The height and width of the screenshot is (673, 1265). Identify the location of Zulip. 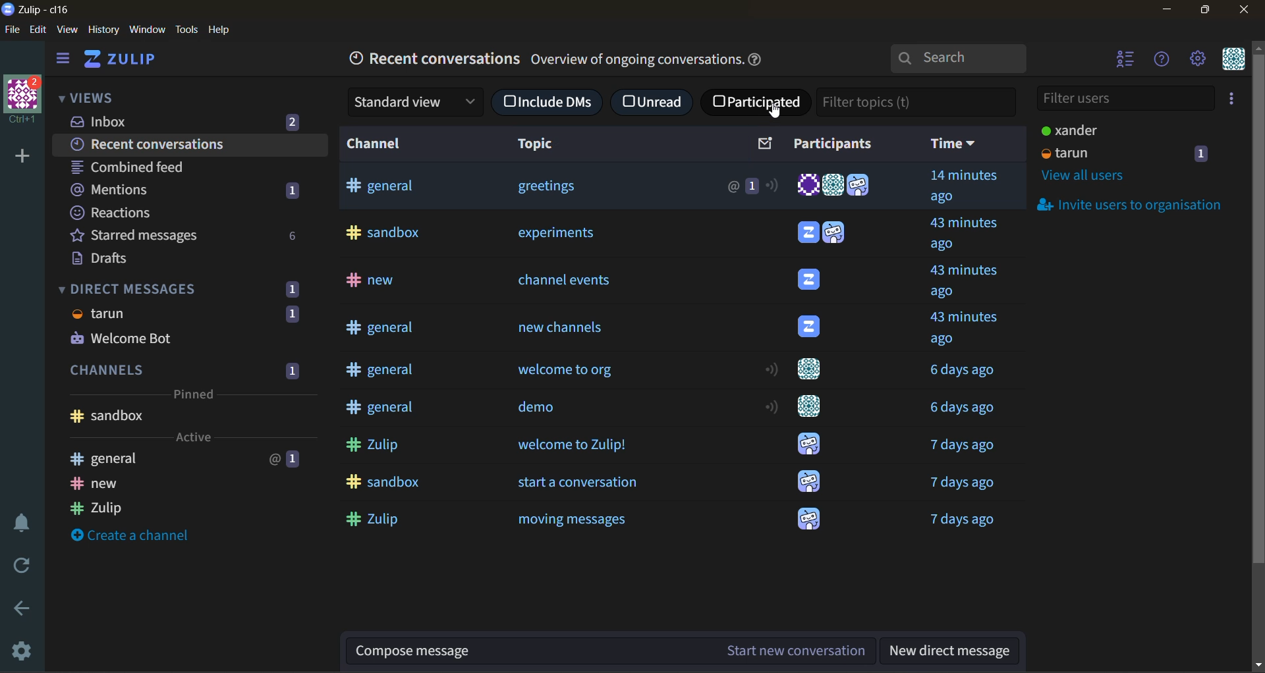
(182, 507).